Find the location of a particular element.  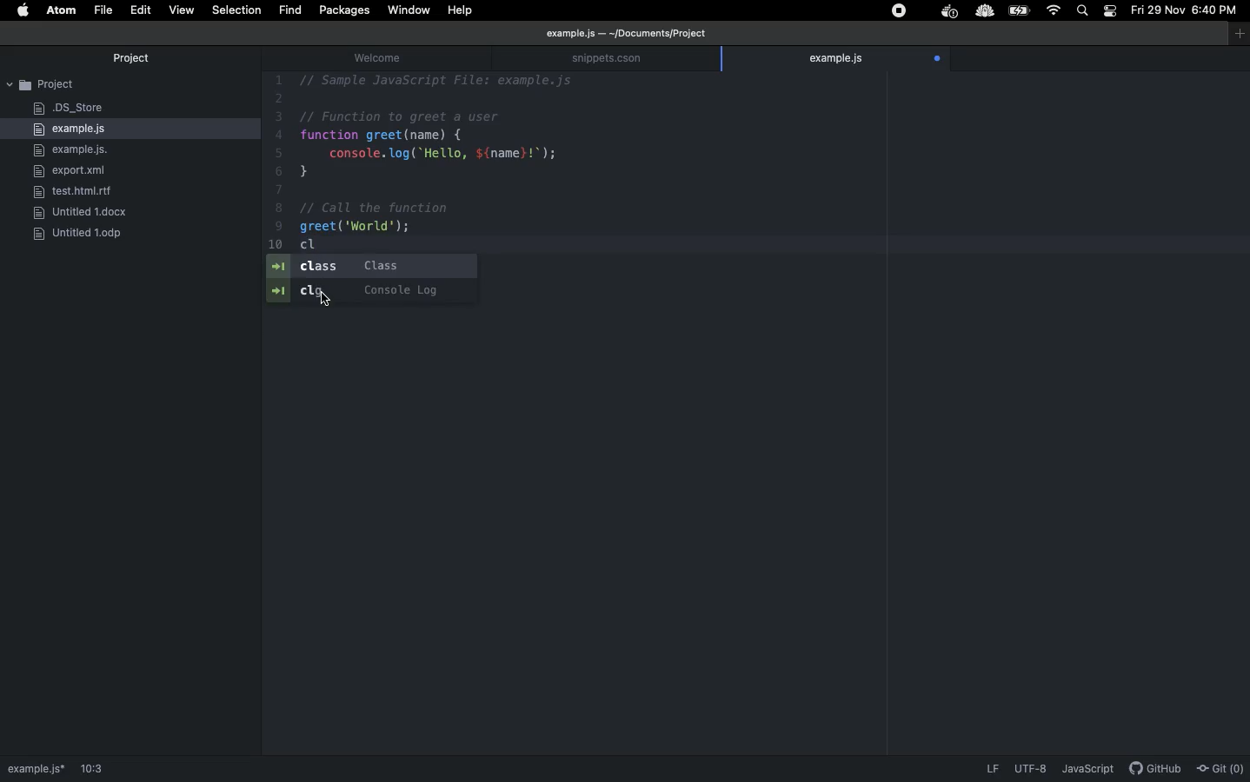

Project is located at coordinates (131, 58).